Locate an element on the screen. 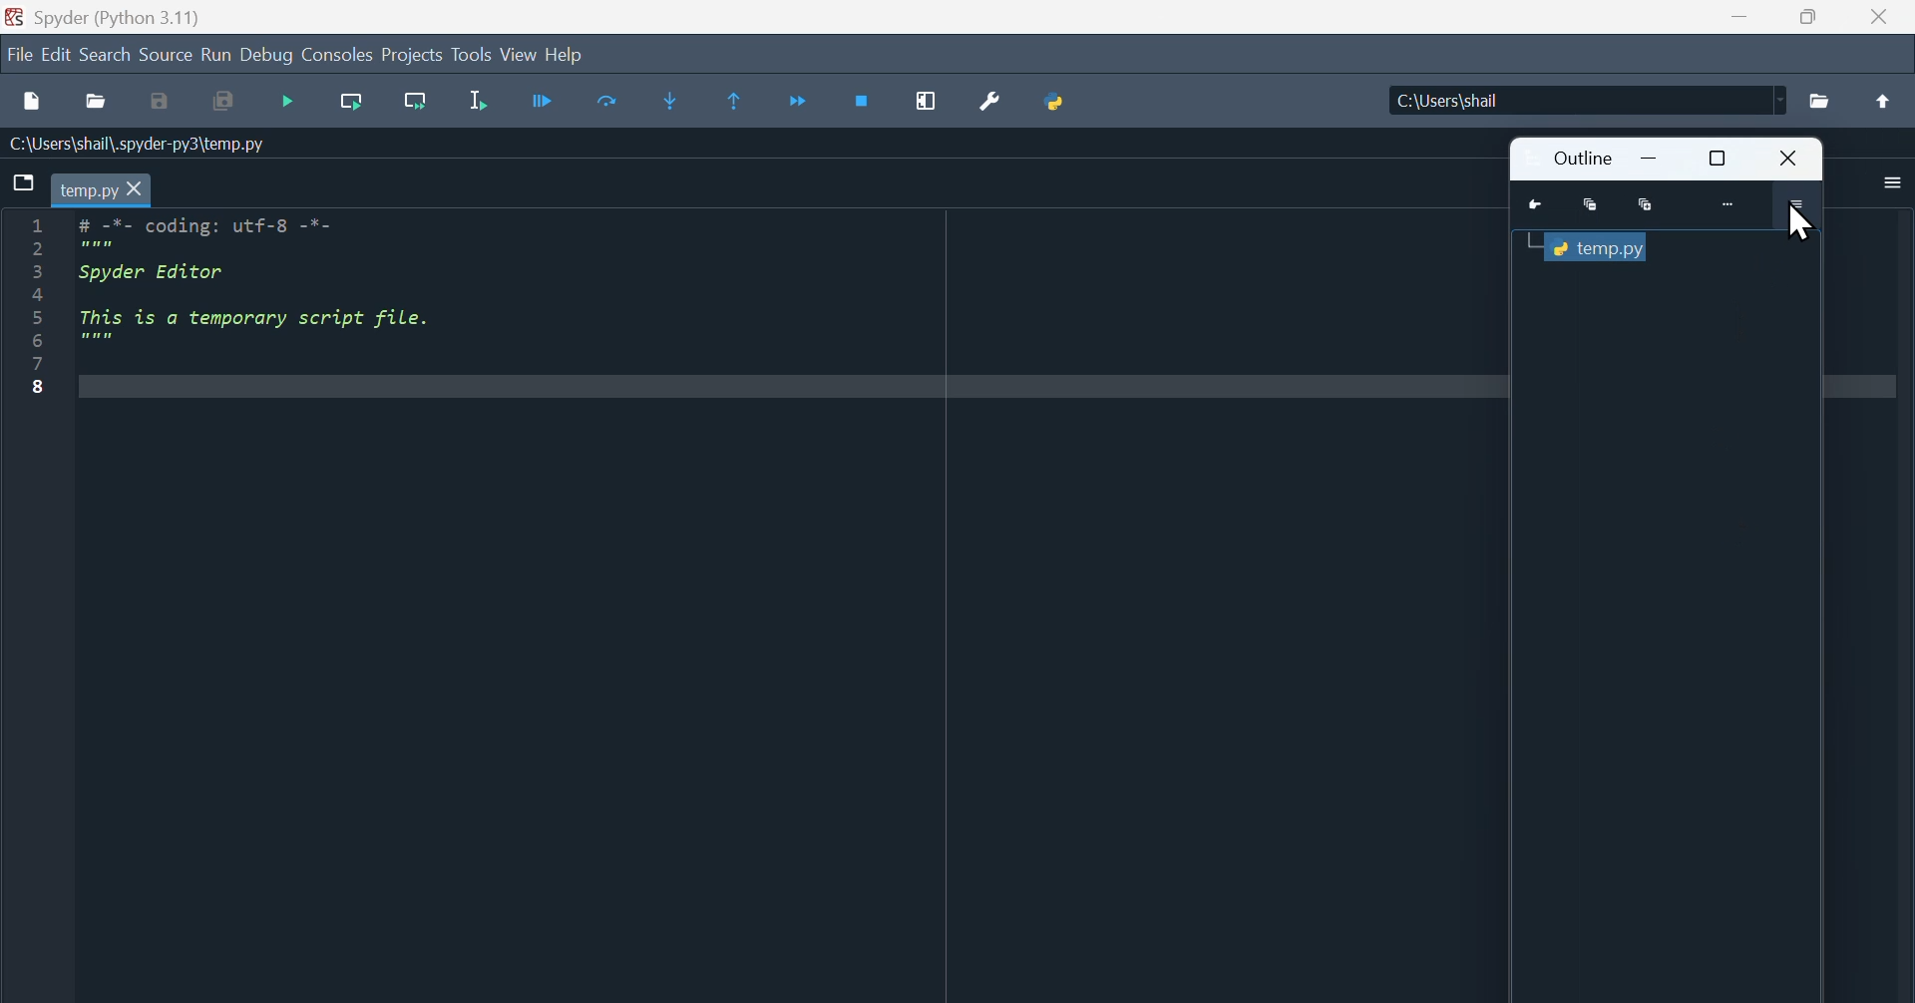 Image resolution: width=1915 pixels, height=1003 pixels. Maximize is located at coordinates (1806, 17).